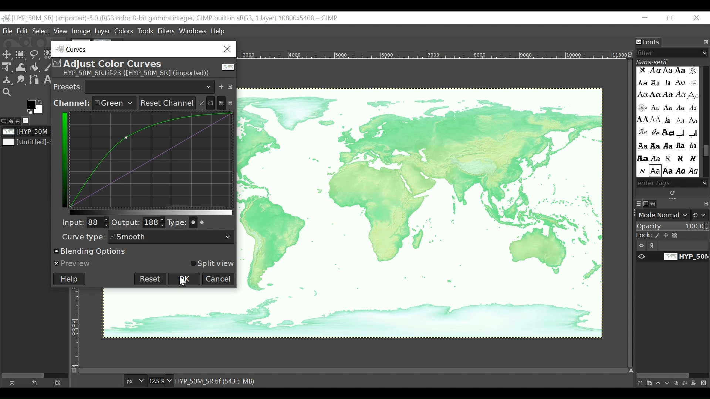 This screenshot has height=399, width=710. Describe the element at coordinates (126, 224) in the screenshot. I see `Output` at that location.